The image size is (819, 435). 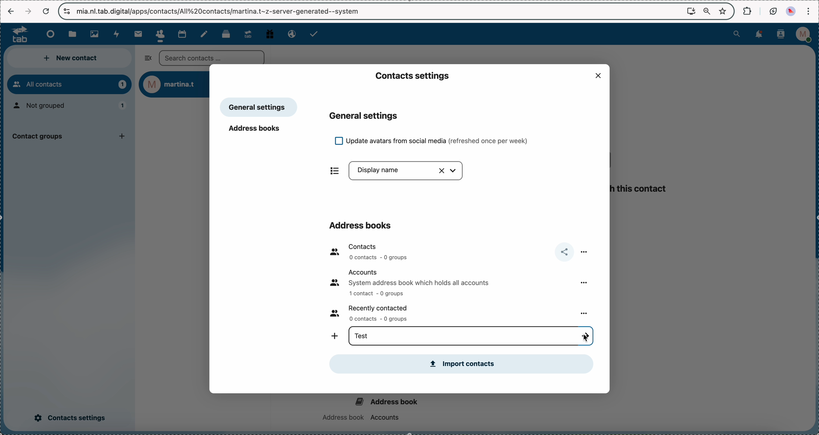 I want to click on address books, so click(x=257, y=130).